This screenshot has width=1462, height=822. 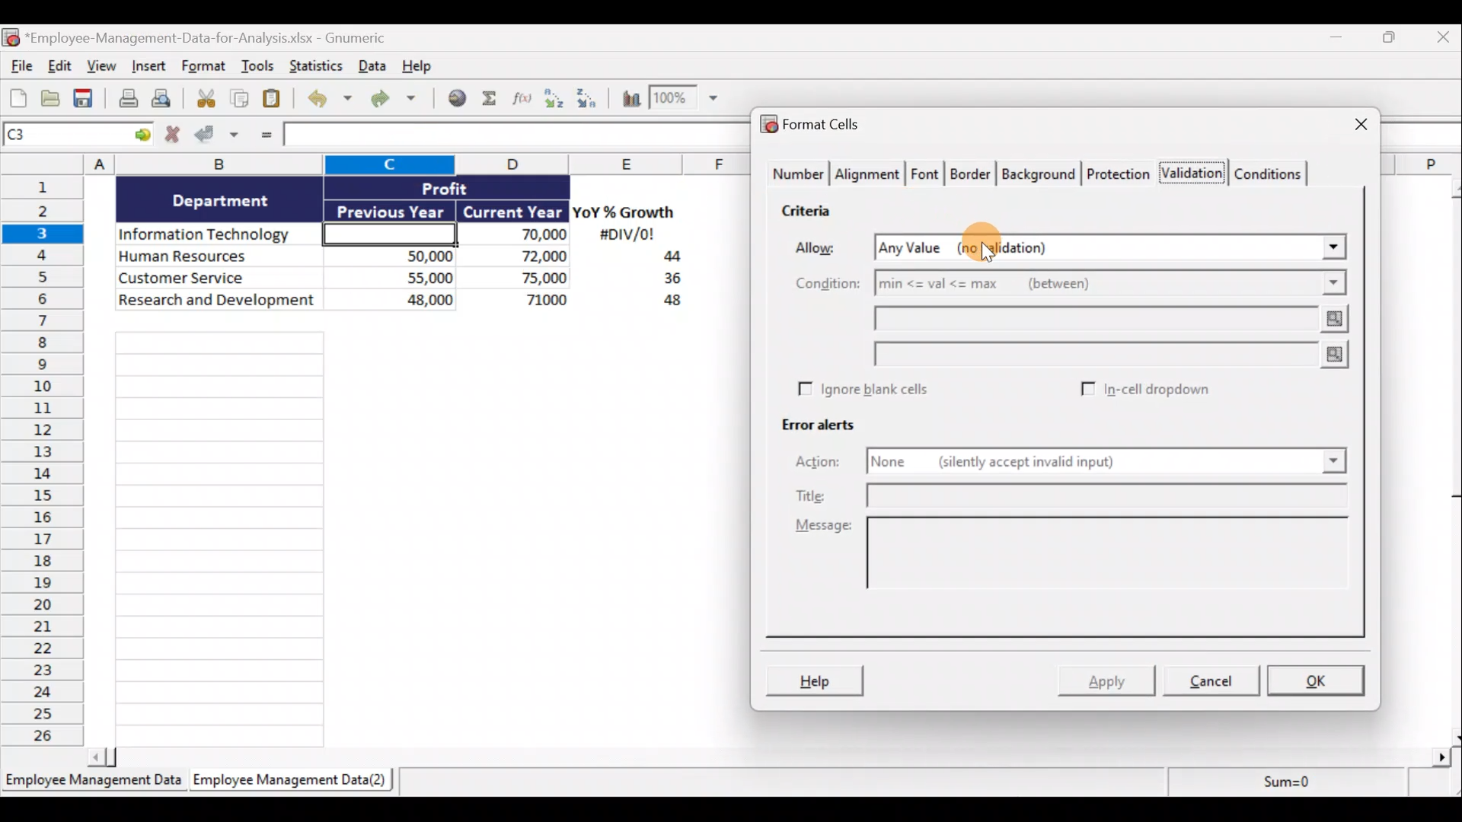 I want to click on Paste clipboard, so click(x=276, y=99).